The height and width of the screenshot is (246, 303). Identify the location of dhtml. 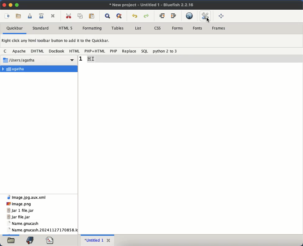
(38, 51).